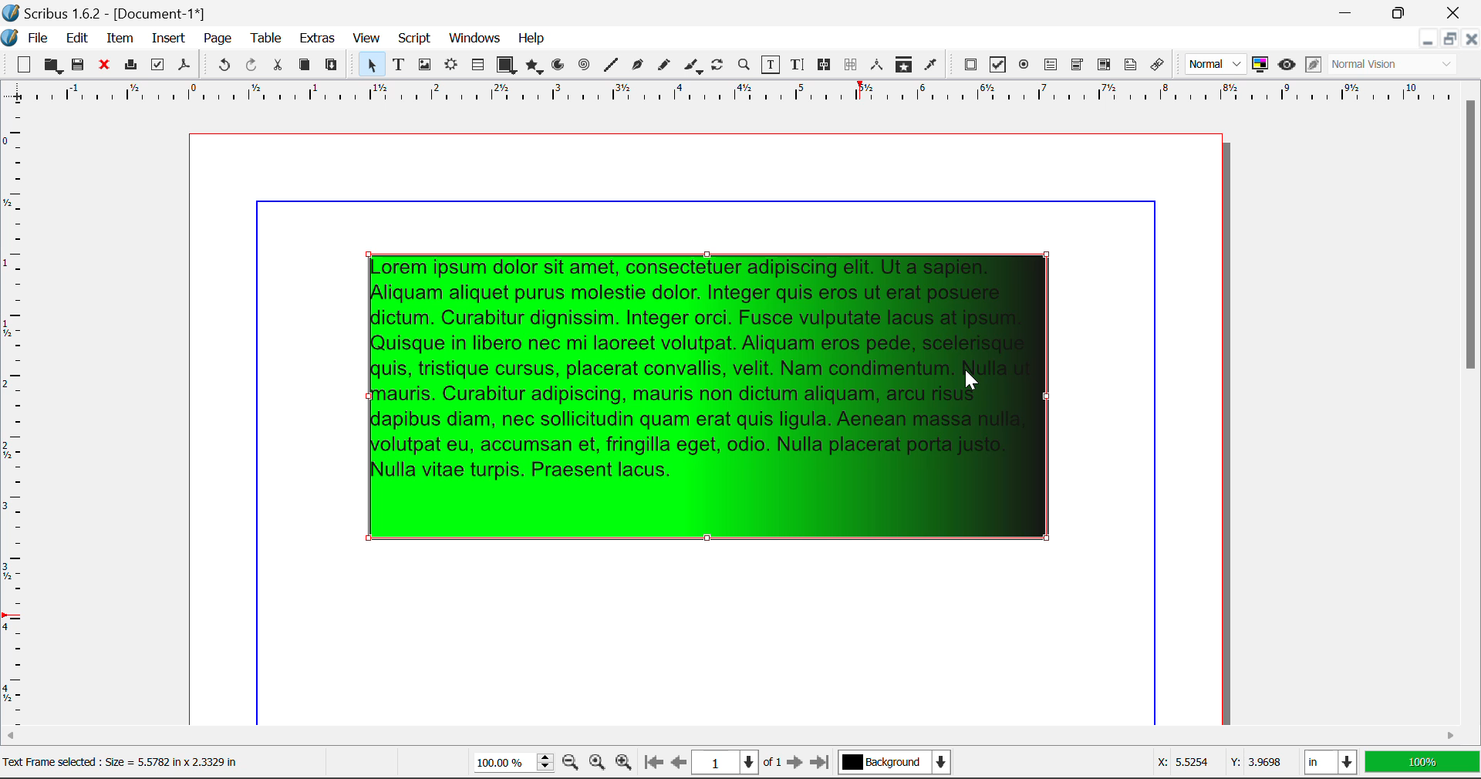 The image size is (1481, 779). Describe the element at coordinates (823, 765) in the screenshot. I see `Last Page` at that location.